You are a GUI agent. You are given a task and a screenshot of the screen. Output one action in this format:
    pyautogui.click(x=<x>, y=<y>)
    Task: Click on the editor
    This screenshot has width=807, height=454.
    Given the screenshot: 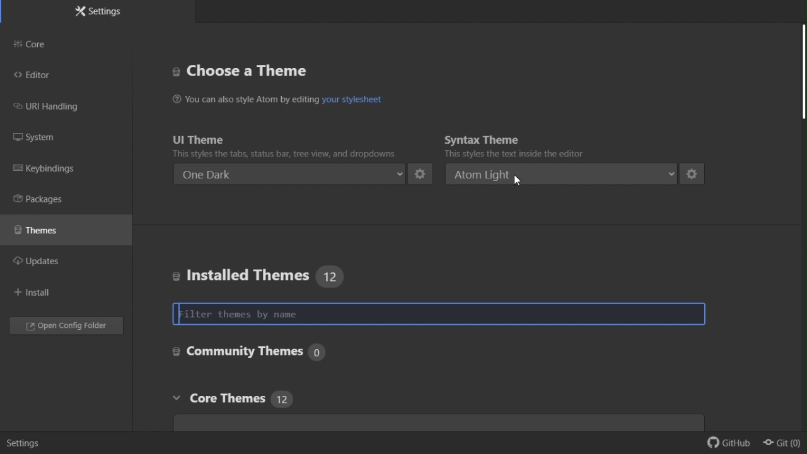 What is the action you would take?
    pyautogui.click(x=39, y=75)
    